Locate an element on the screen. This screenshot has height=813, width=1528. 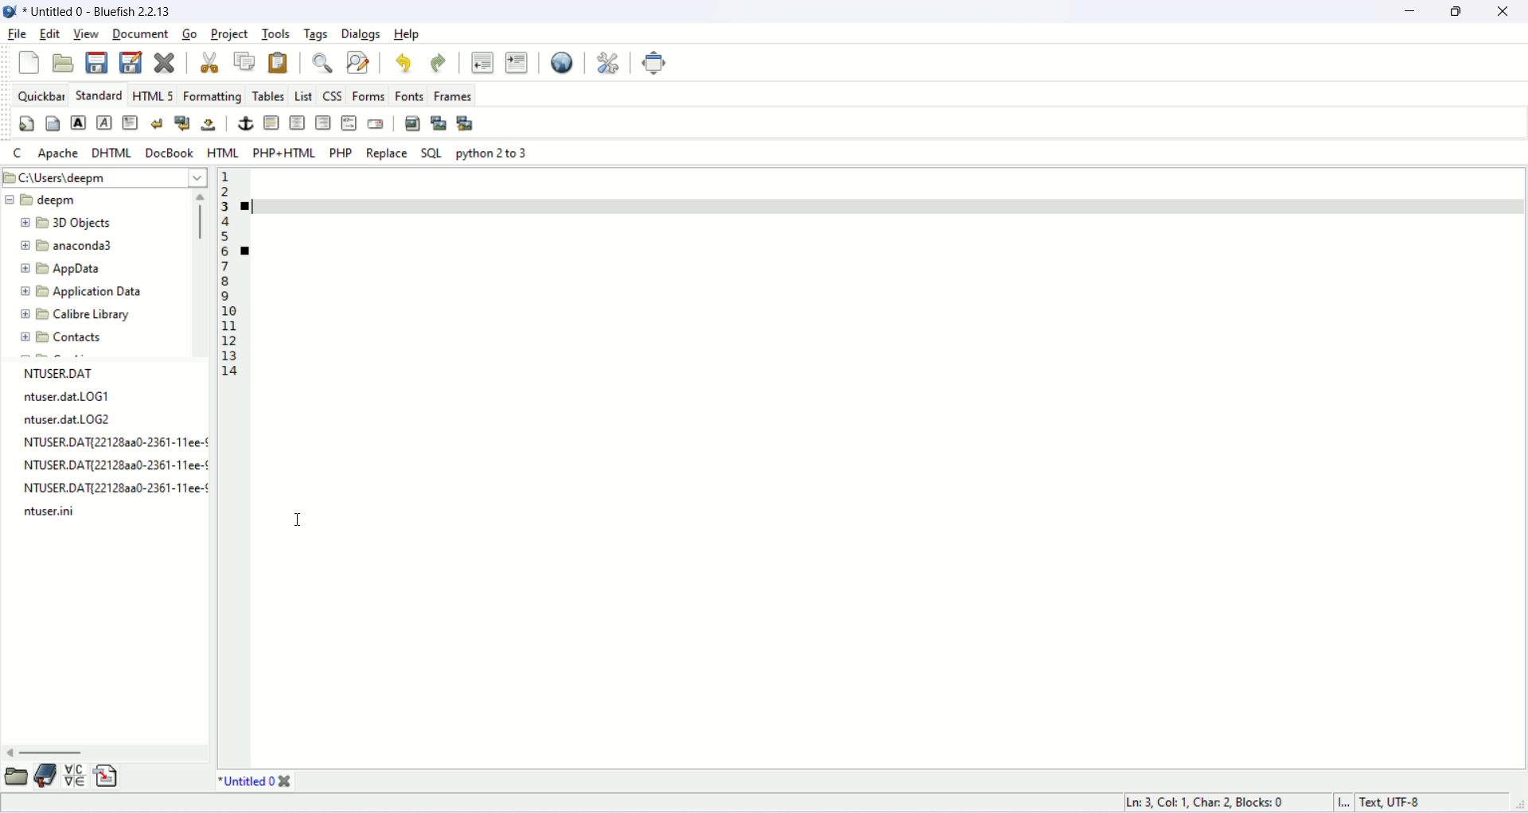
Apache is located at coordinates (57, 154).